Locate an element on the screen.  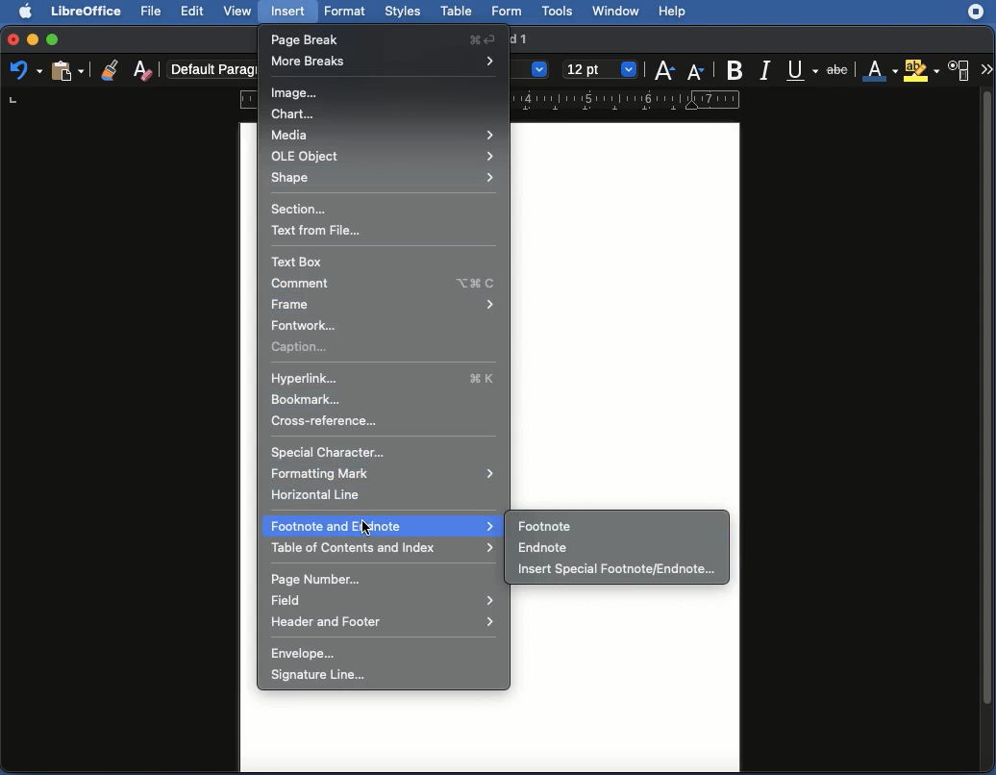
Size is located at coordinates (602, 69).